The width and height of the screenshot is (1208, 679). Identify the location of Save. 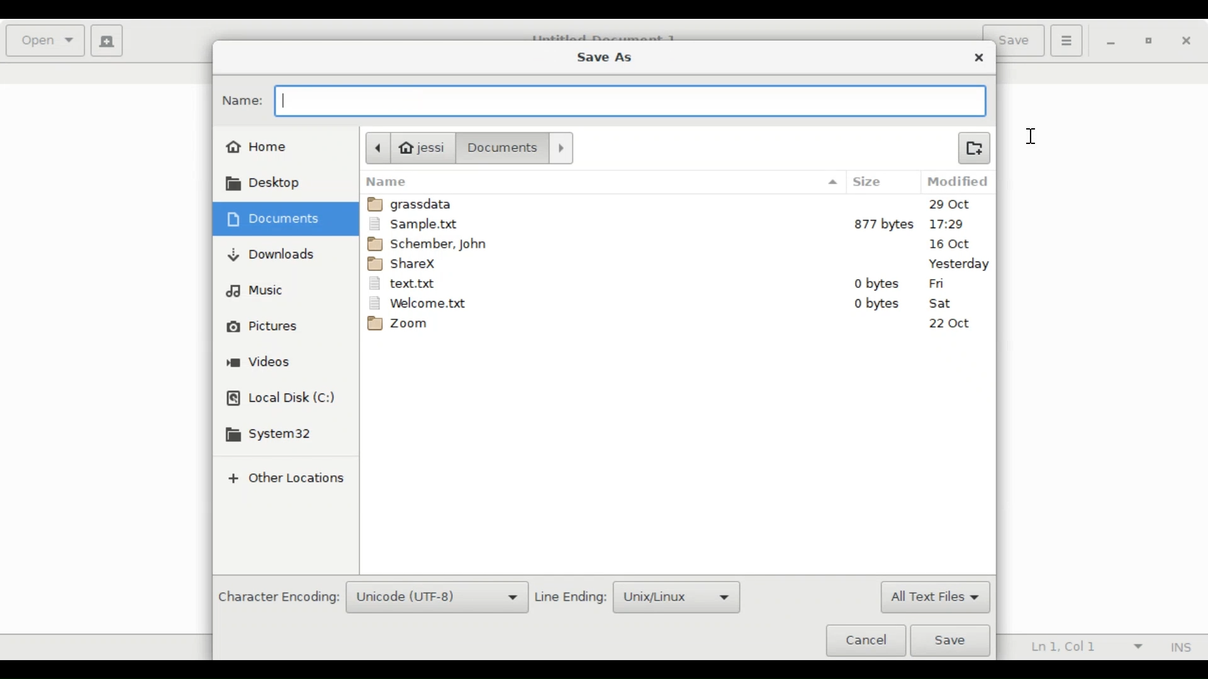
(954, 641).